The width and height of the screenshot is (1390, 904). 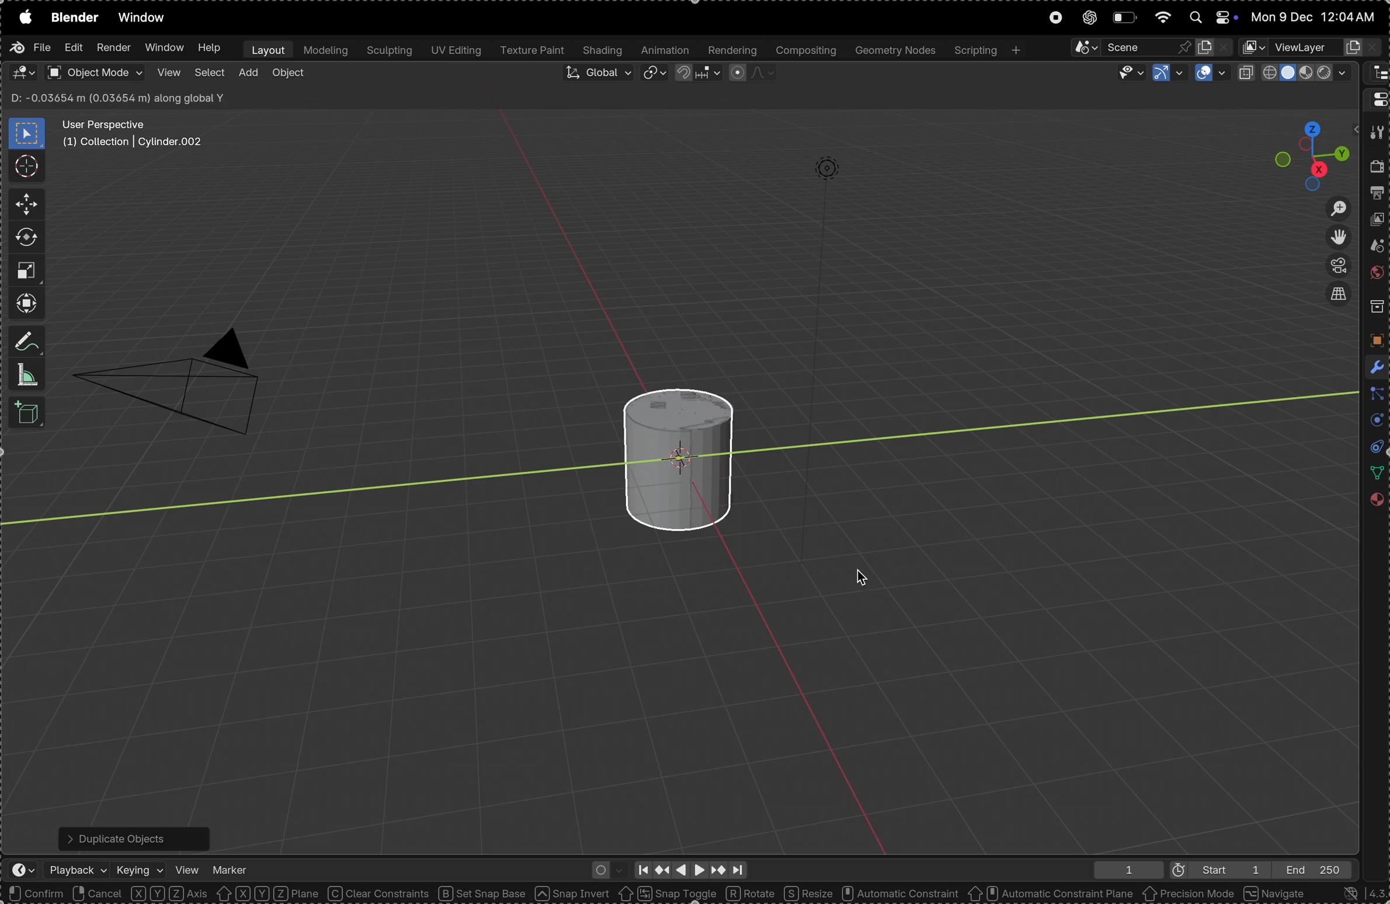 I want to click on Geometry notes, so click(x=894, y=50).